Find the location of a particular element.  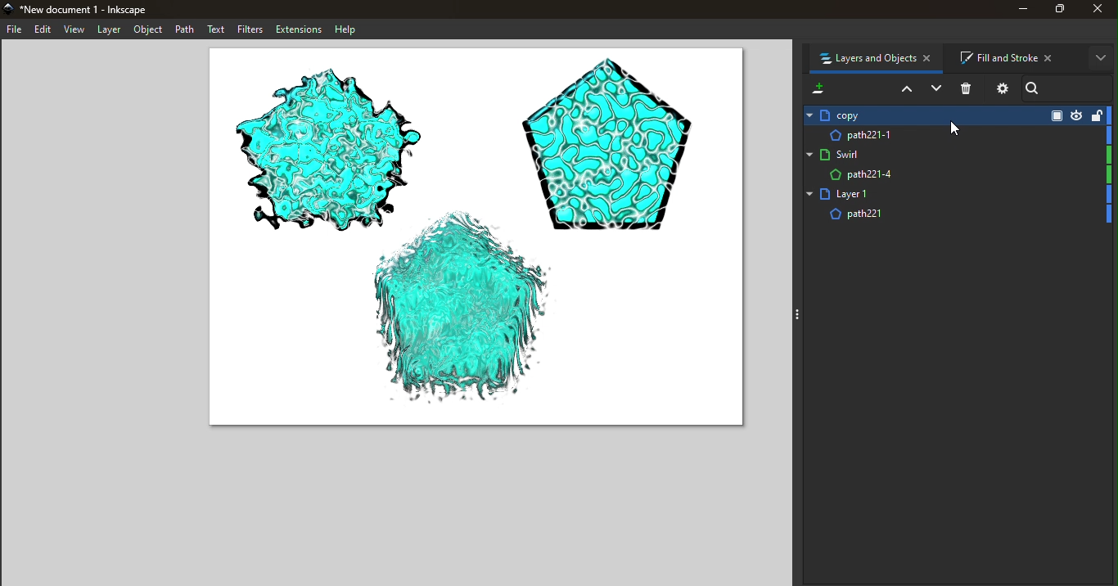

Delete selected item is located at coordinates (968, 88).